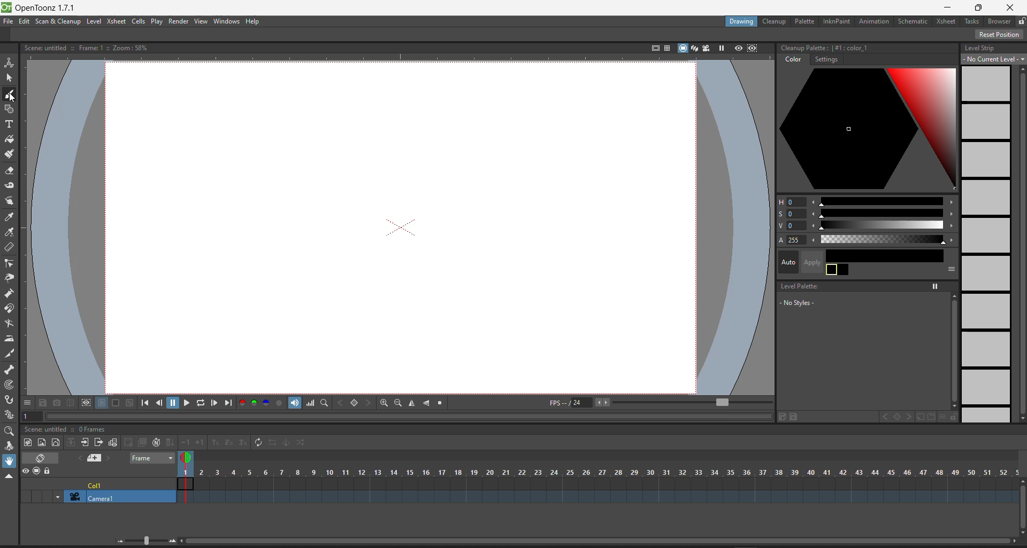  I want to click on checkered background, so click(129, 402).